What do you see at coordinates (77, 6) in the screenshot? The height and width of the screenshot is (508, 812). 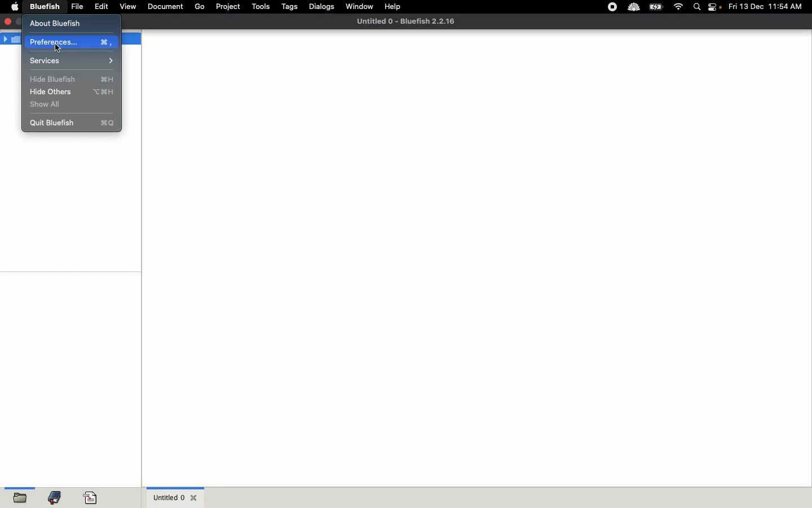 I see `File` at bounding box center [77, 6].